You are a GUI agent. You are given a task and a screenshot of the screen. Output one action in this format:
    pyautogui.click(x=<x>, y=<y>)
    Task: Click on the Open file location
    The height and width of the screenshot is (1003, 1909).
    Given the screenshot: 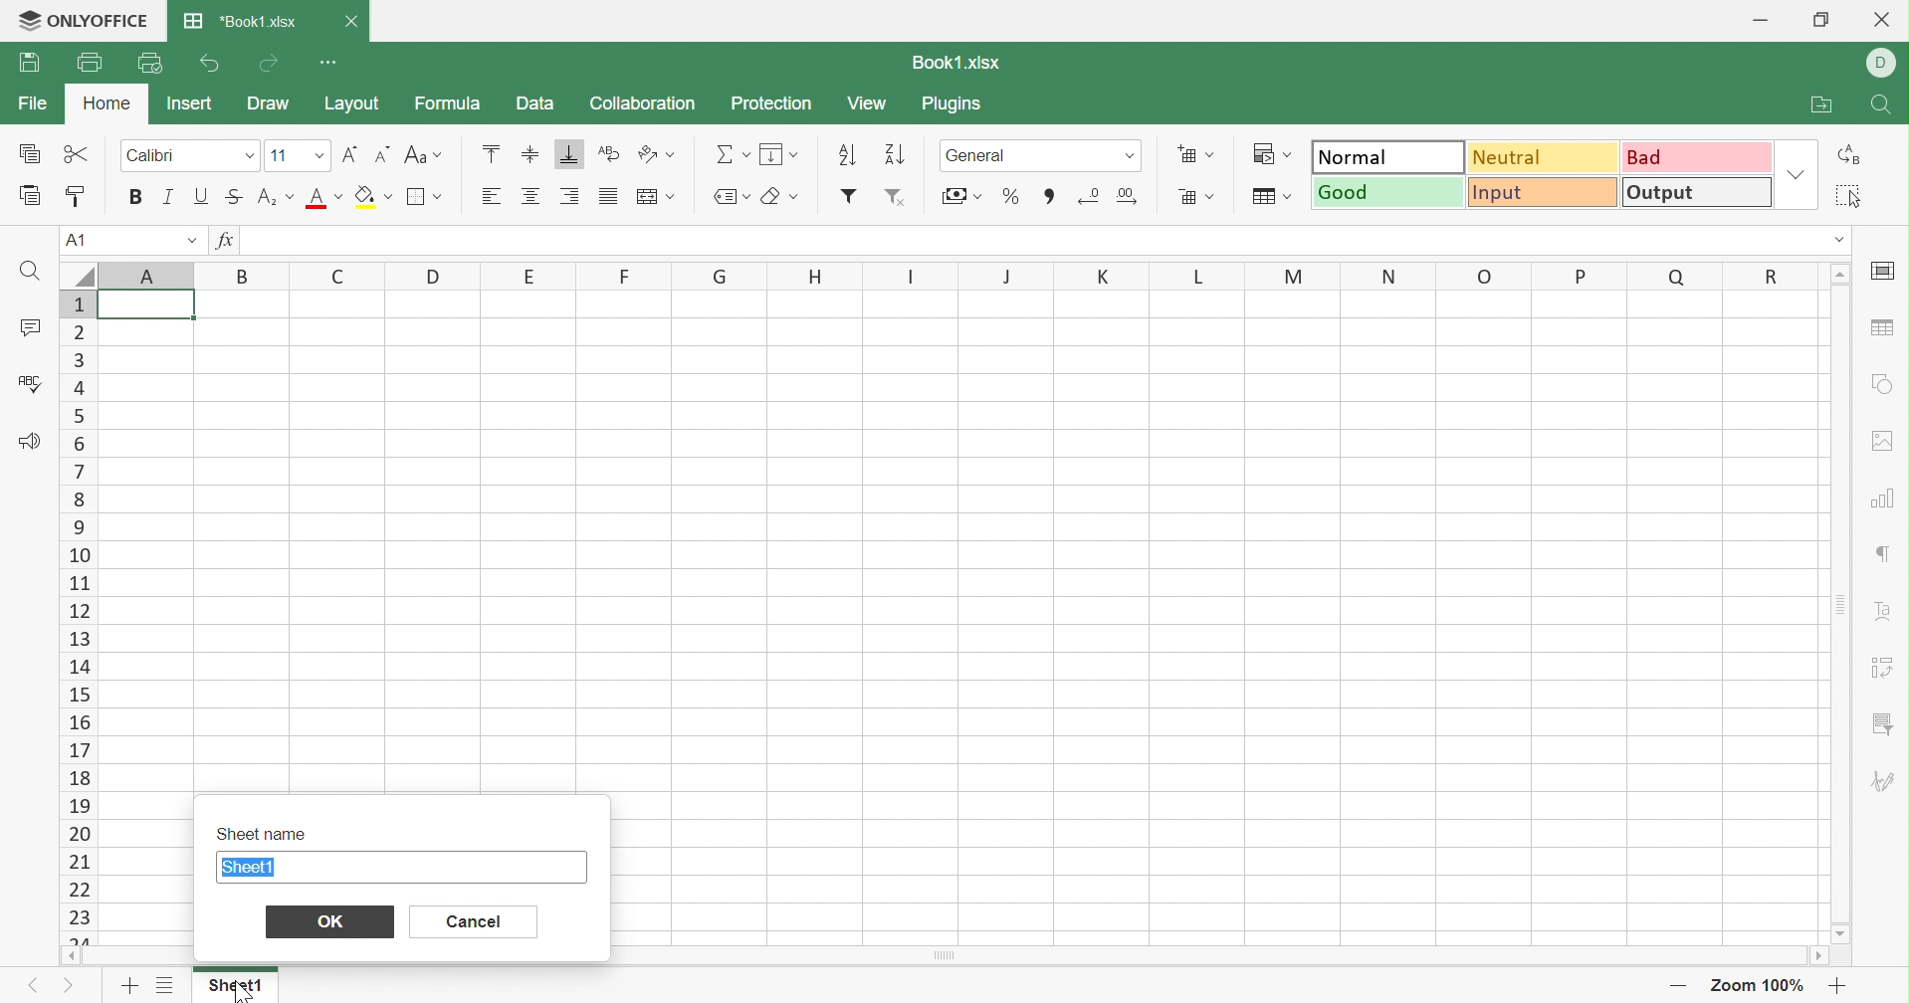 What is the action you would take?
    pyautogui.click(x=1823, y=102)
    